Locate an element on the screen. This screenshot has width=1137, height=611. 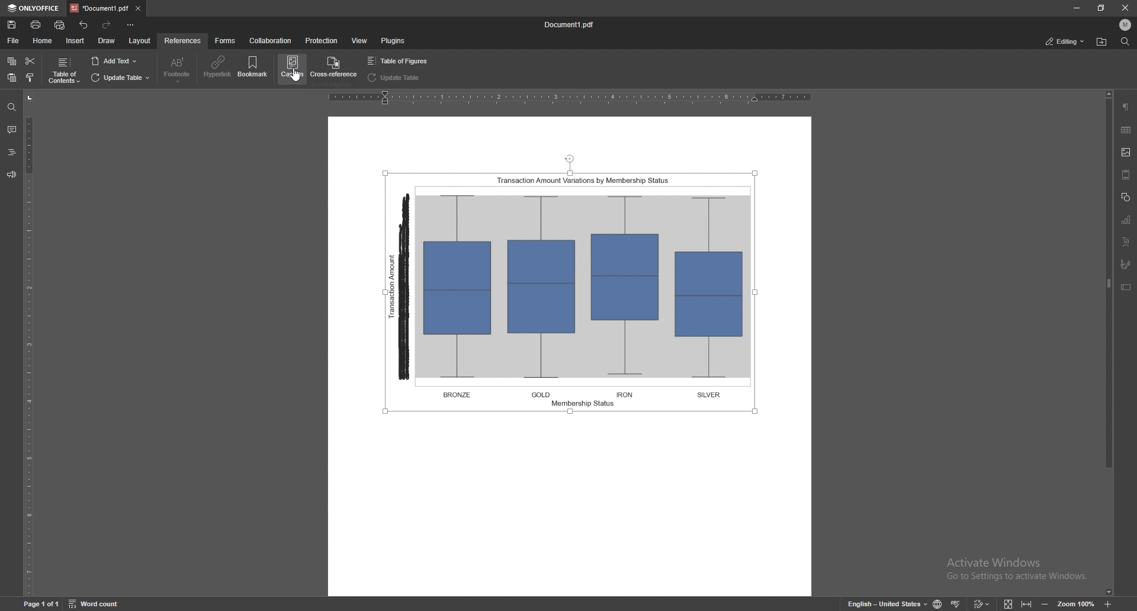
layout is located at coordinates (140, 41).